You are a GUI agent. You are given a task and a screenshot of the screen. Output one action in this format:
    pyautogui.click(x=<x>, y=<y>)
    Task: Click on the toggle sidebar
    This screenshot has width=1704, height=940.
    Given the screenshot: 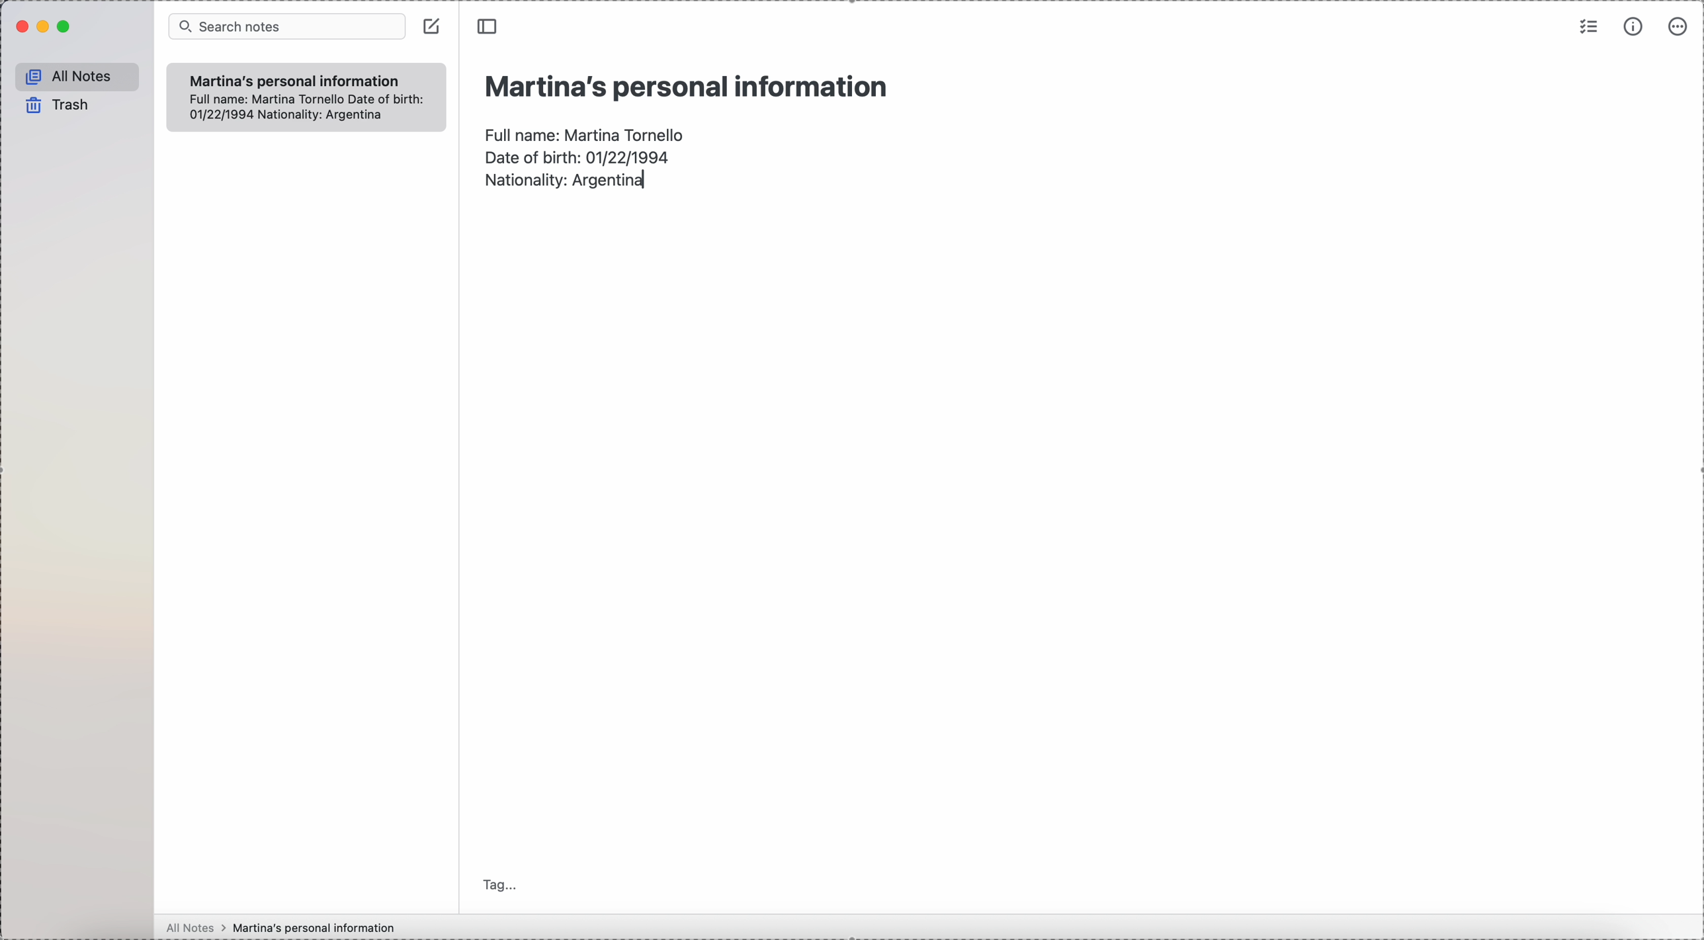 What is the action you would take?
    pyautogui.click(x=486, y=26)
    